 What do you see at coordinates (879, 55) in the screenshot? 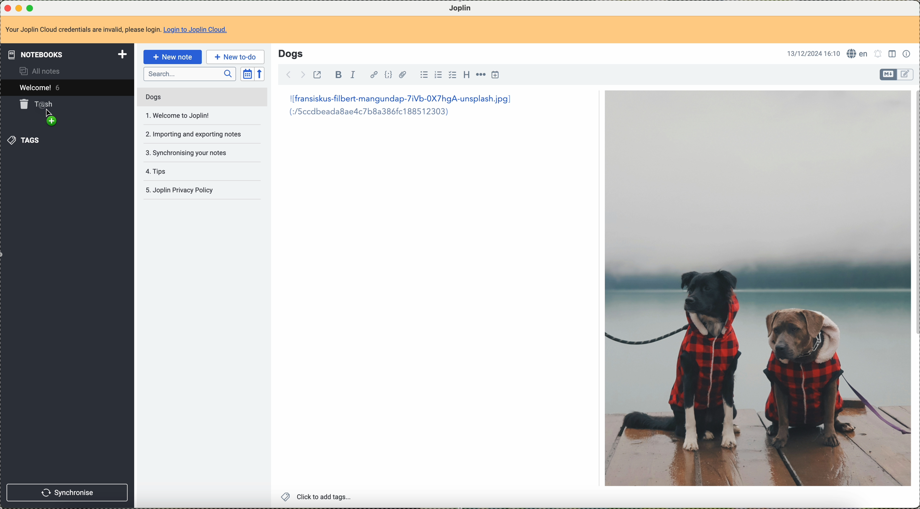
I see `set alarm` at bounding box center [879, 55].